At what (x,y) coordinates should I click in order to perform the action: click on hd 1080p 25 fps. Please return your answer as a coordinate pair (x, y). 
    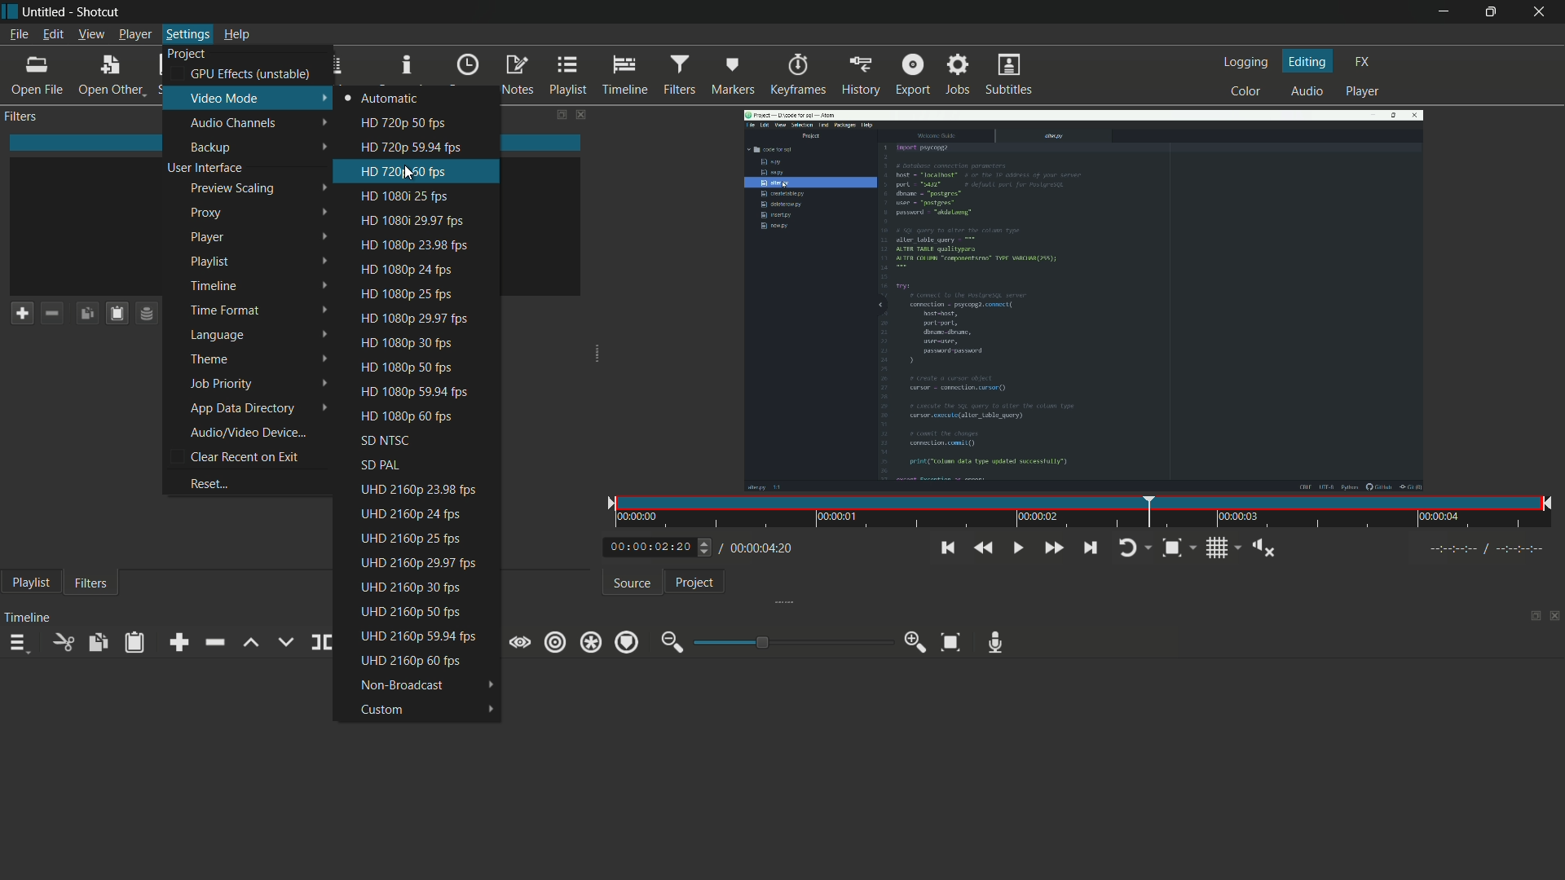
    Looking at the image, I should click on (426, 293).